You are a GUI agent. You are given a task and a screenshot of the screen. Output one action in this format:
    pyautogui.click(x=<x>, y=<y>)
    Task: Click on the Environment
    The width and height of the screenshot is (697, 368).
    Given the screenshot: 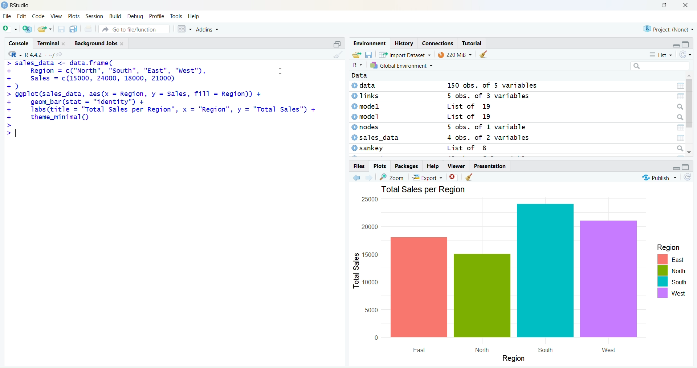 What is the action you would take?
    pyautogui.click(x=370, y=43)
    